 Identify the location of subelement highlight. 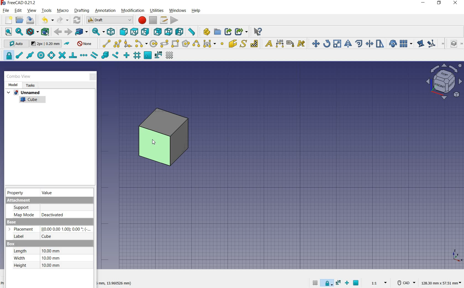
(431, 44).